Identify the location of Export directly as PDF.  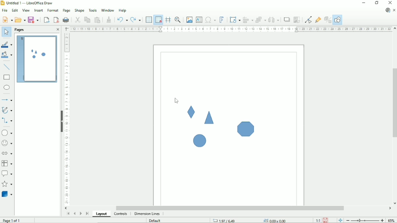
(56, 20).